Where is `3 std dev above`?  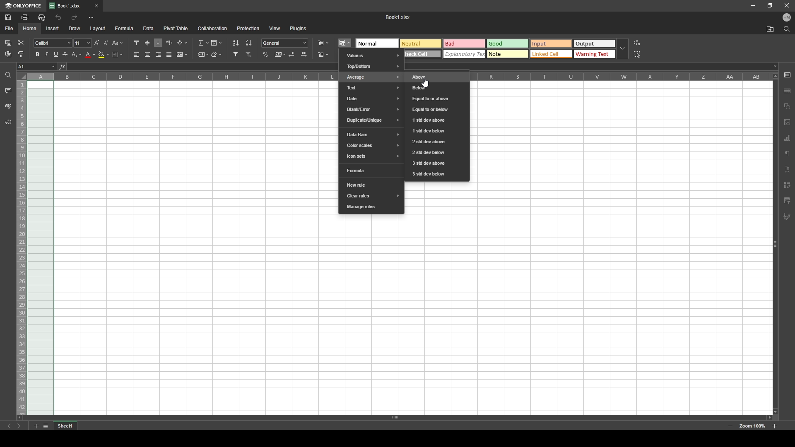 3 std dev above is located at coordinates (438, 163).